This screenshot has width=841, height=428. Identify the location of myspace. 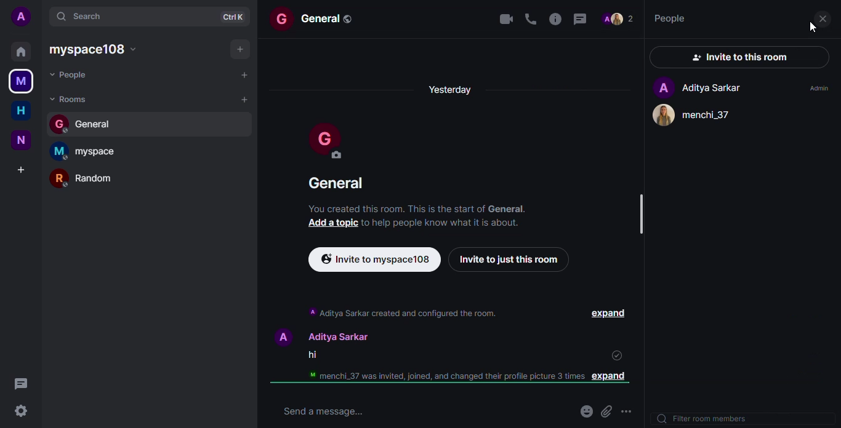
(22, 81).